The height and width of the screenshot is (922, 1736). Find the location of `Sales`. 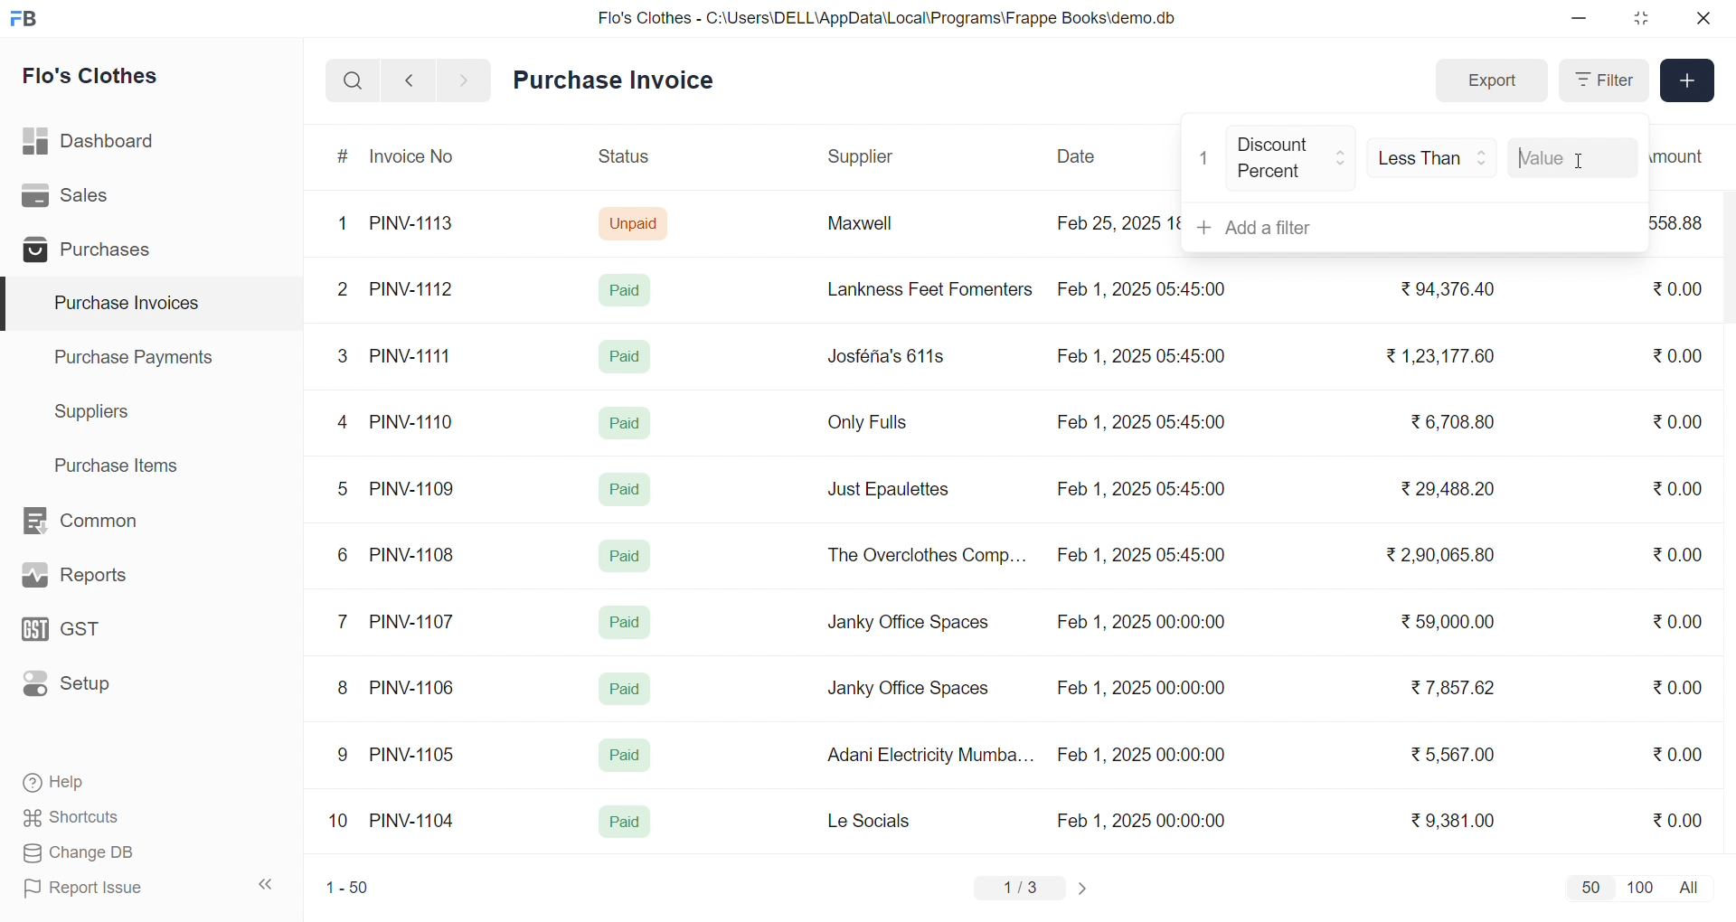

Sales is located at coordinates (93, 199).